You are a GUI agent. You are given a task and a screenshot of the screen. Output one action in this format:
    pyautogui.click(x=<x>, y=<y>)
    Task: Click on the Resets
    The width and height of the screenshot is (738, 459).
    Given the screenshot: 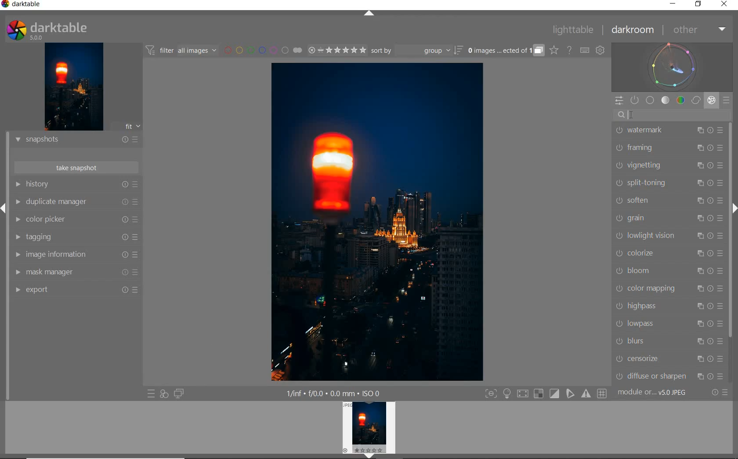 What is the action you would take?
    pyautogui.click(x=124, y=138)
    